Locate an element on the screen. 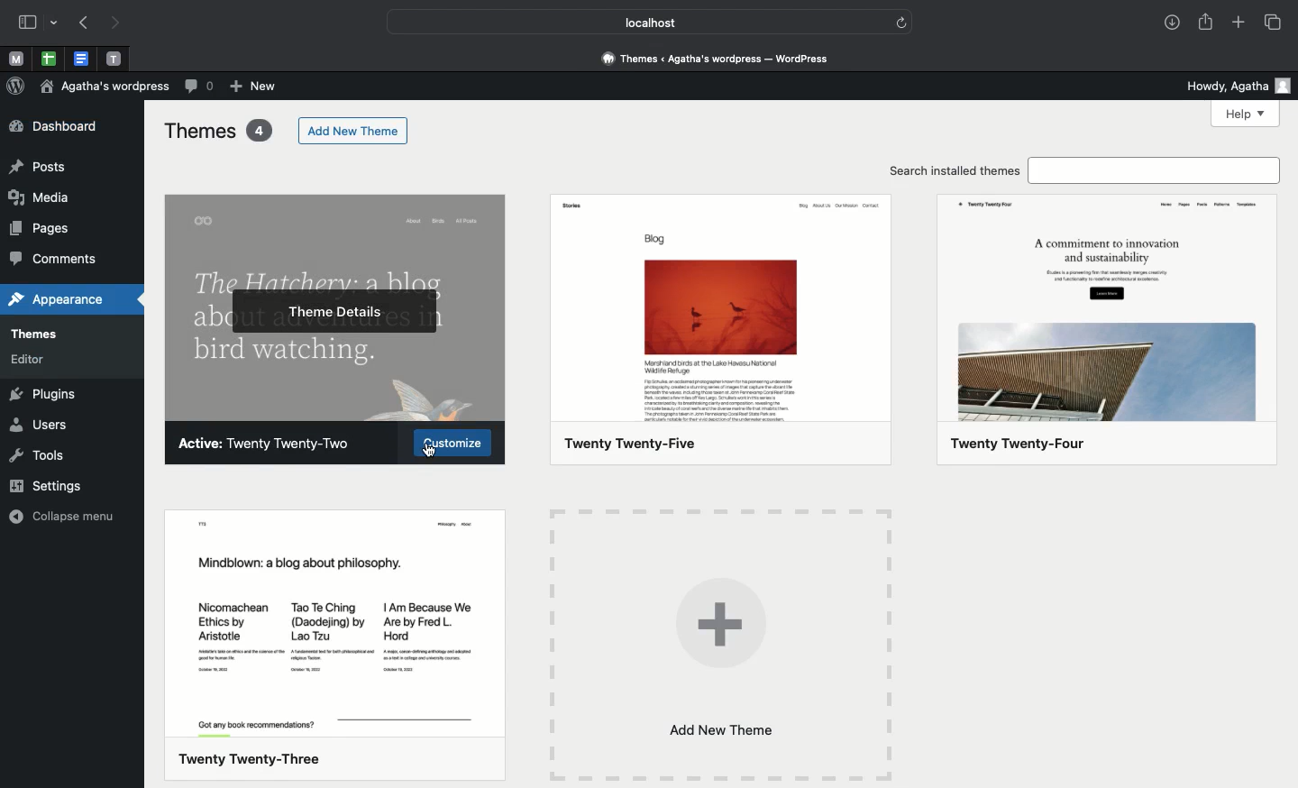  2023 theme is located at coordinates (336, 644).